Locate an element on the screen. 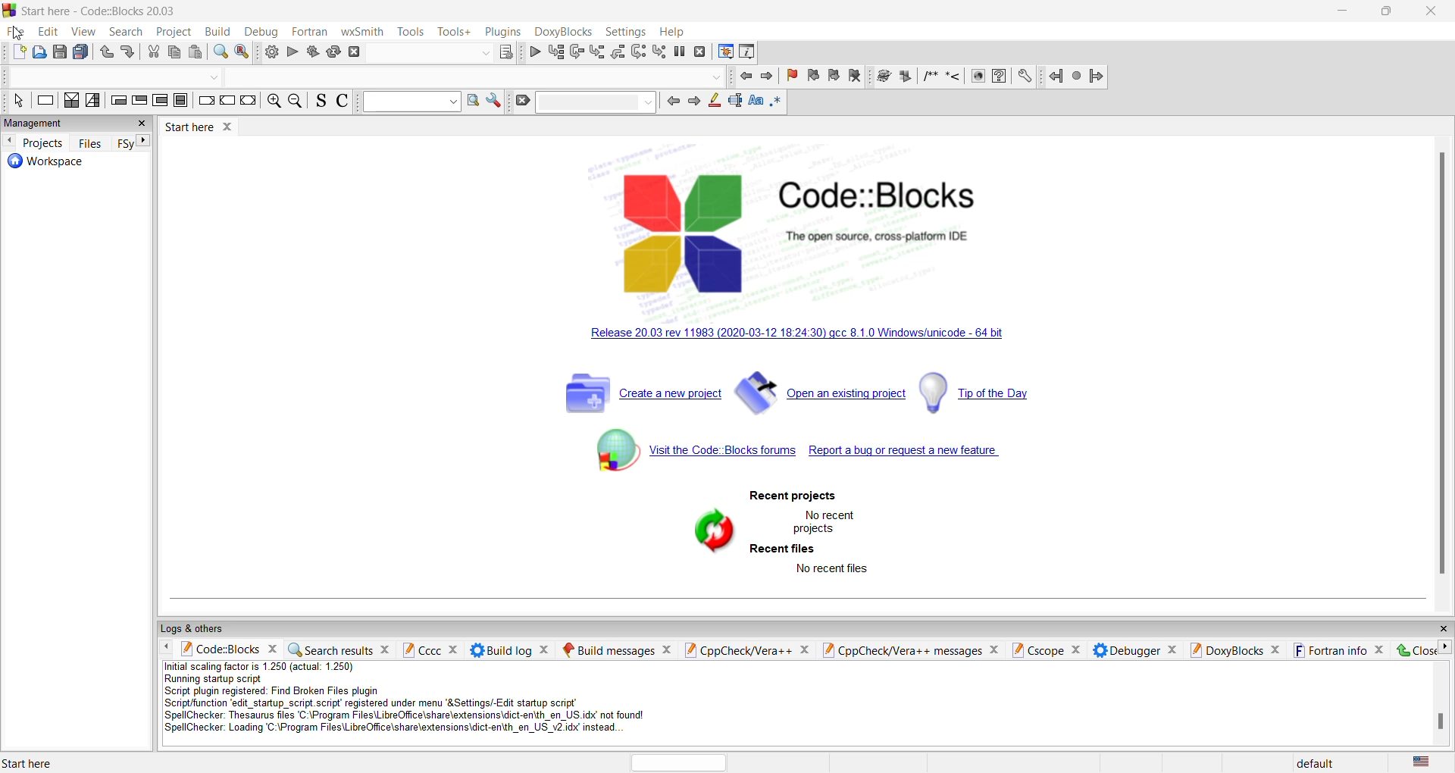 This screenshot has width=1455, height=773. doxyblocks is located at coordinates (1225, 649).